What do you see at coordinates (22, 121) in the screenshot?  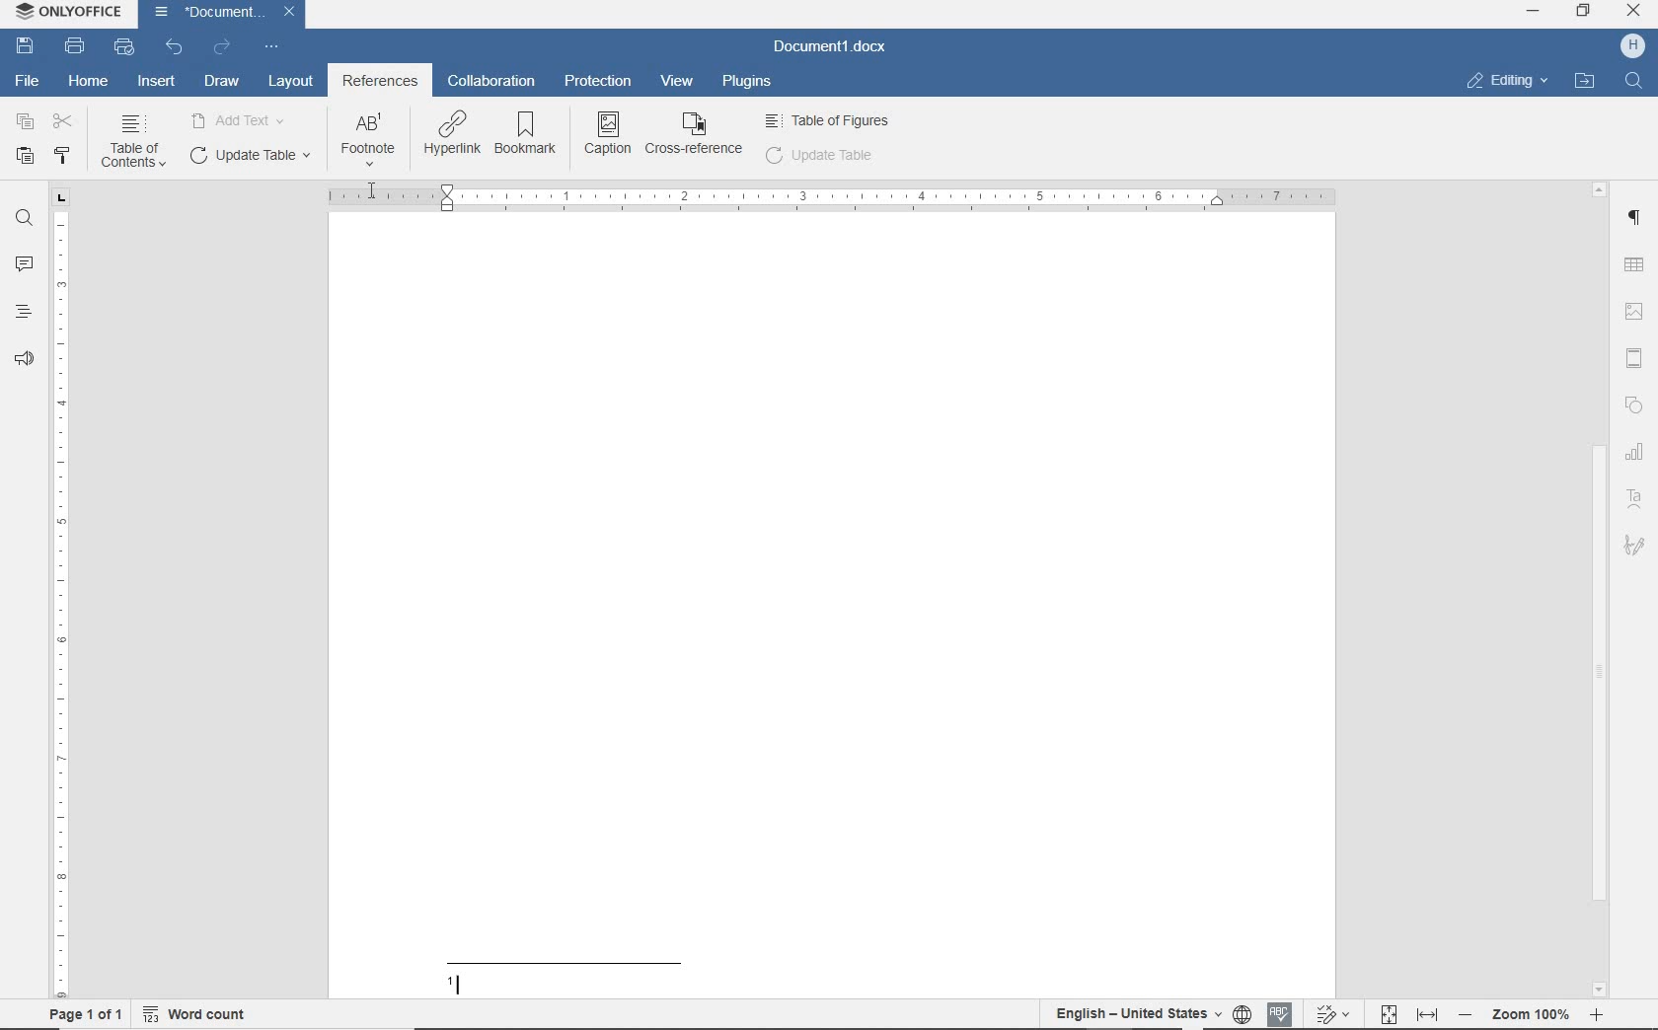 I see `copy` at bounding box center [22, 121].